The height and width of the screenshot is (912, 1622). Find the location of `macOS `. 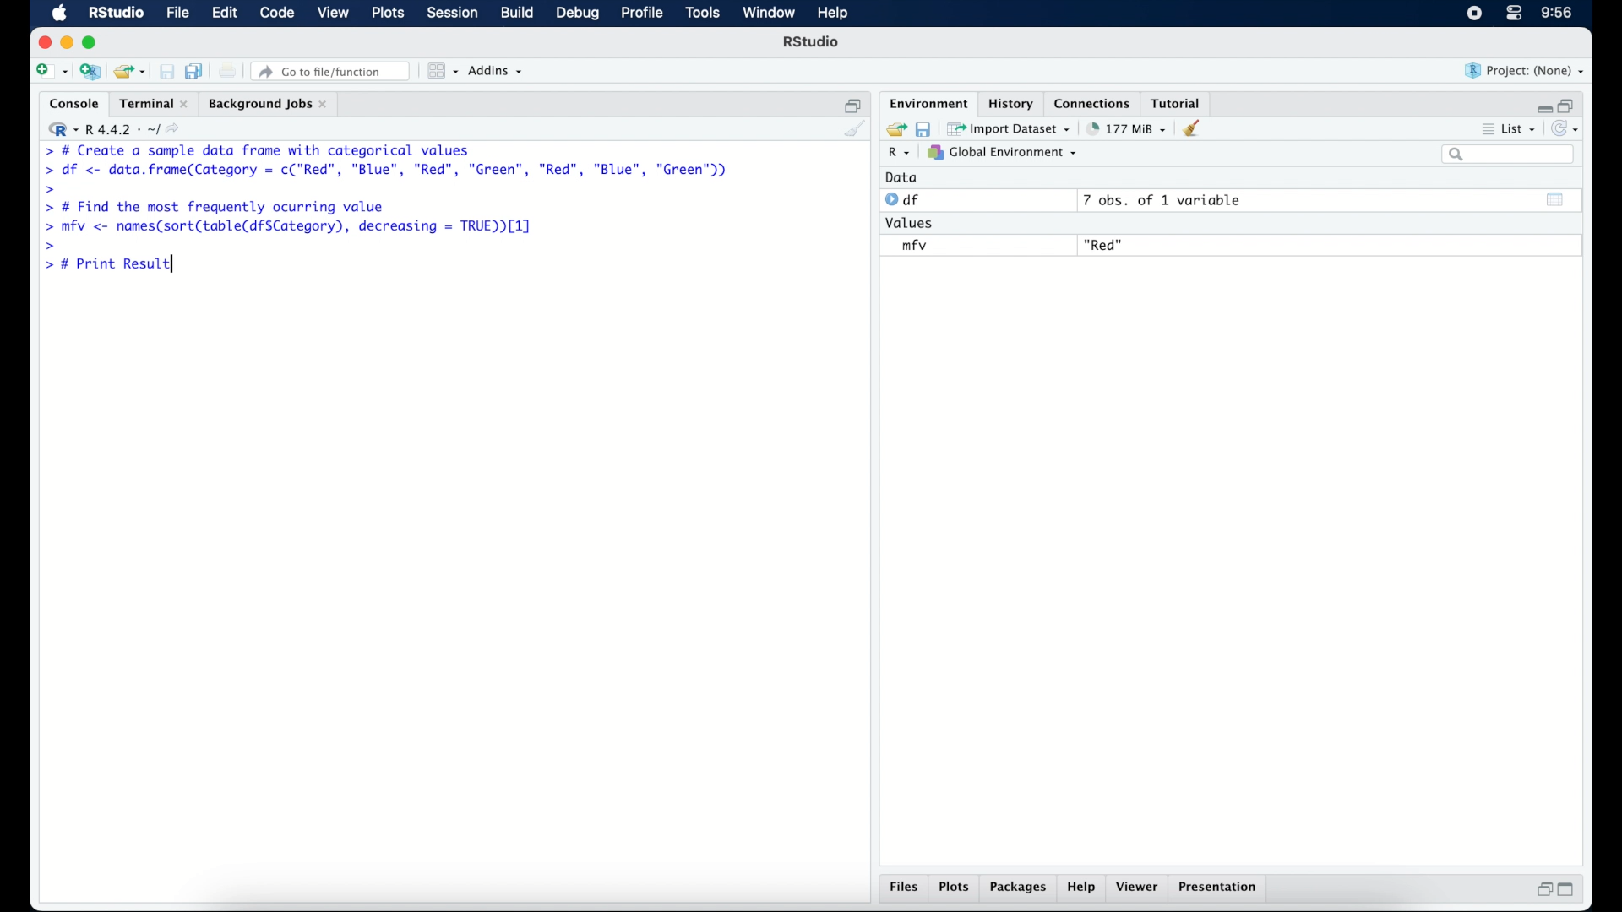

macOS  is located at coordinates (59, 14).